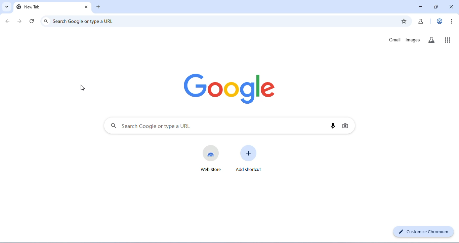 This screenshot has width=459, height=243. I want to click on add new tab, so click(99, 7).